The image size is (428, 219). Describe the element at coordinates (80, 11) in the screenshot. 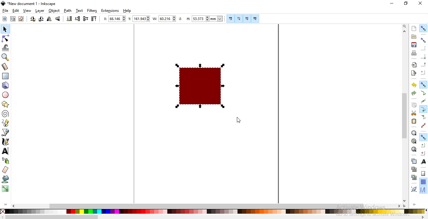

I see `text` at that location.